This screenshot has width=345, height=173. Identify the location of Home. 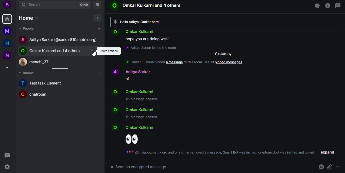
(29, 18).